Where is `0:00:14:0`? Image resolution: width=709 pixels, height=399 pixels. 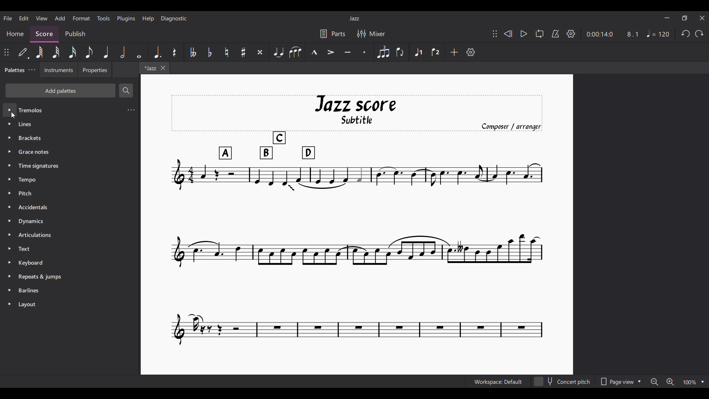
0:00:14:0 is located at coordinates (600, 34).